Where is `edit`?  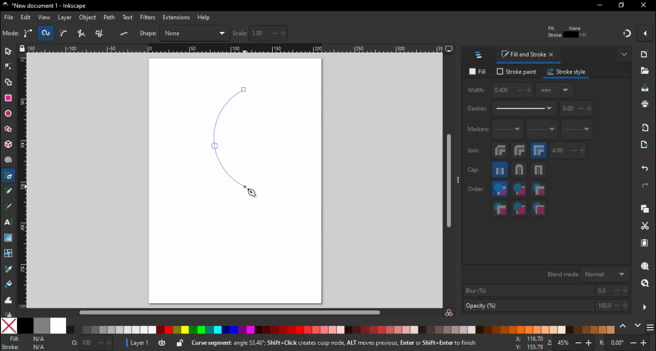 edit is located at coordinates (26, 18).